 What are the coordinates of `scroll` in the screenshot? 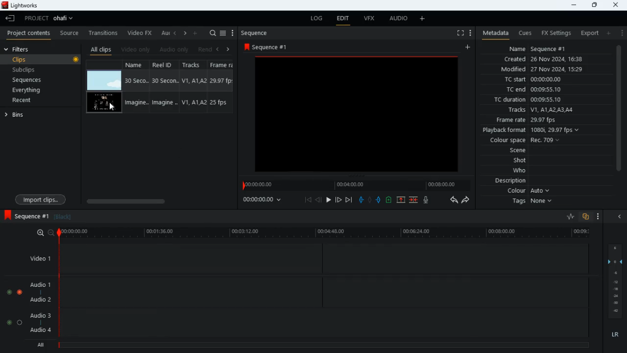 It's located at (618, 113).